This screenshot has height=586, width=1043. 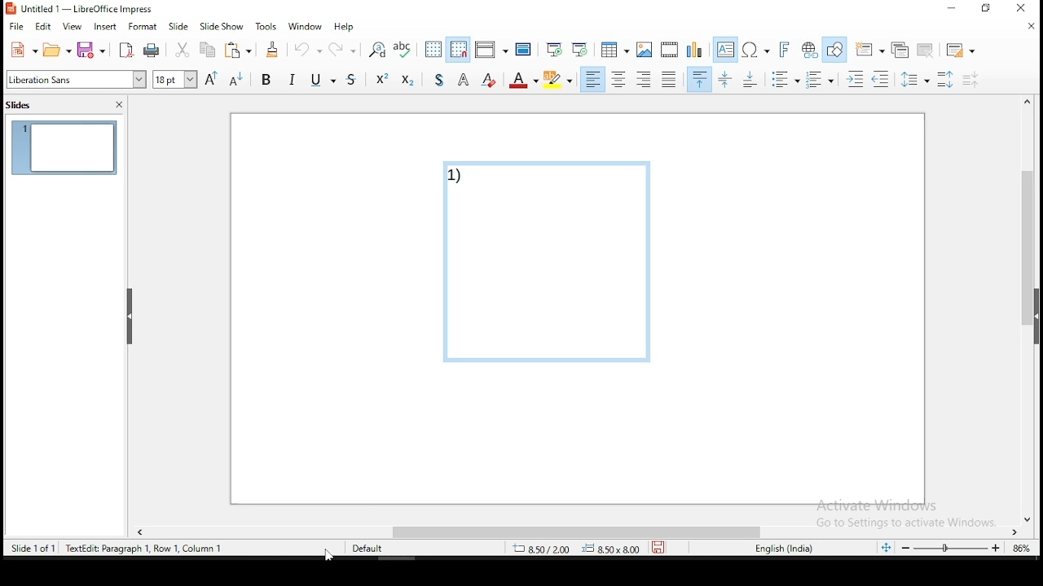 I want to click on clone formatting, so click(x=272, y=49).